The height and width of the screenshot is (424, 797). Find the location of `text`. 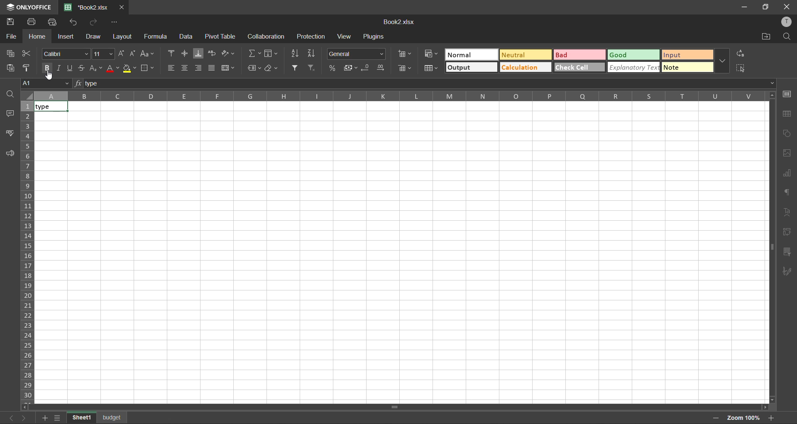

text is located at coordinates (787, 212).